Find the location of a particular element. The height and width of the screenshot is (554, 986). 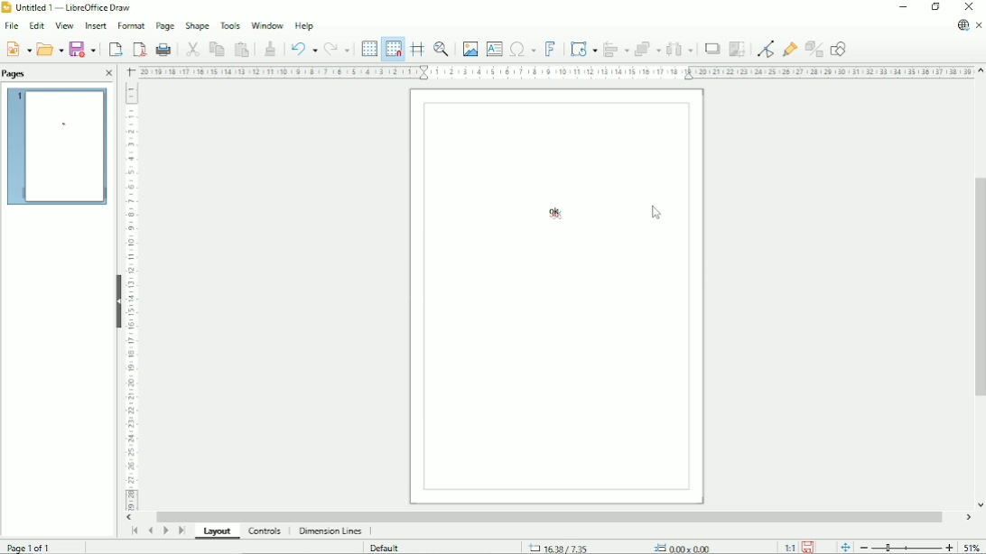

Tools is located at coordinates (229, 25).